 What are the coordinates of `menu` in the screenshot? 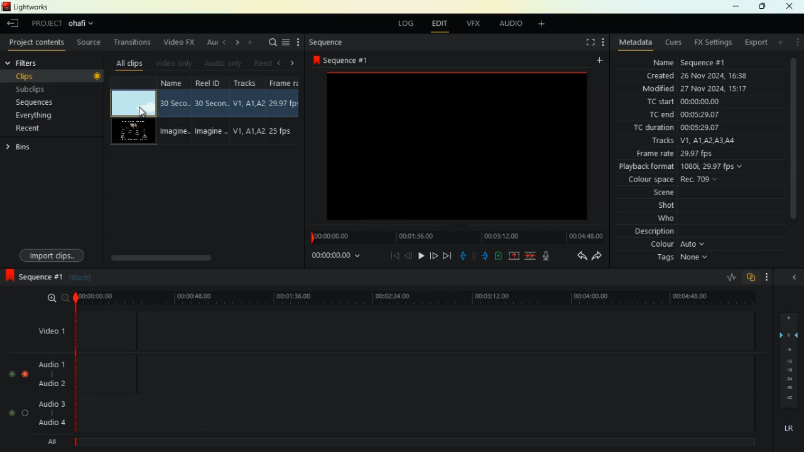 It's located at (286, 43).